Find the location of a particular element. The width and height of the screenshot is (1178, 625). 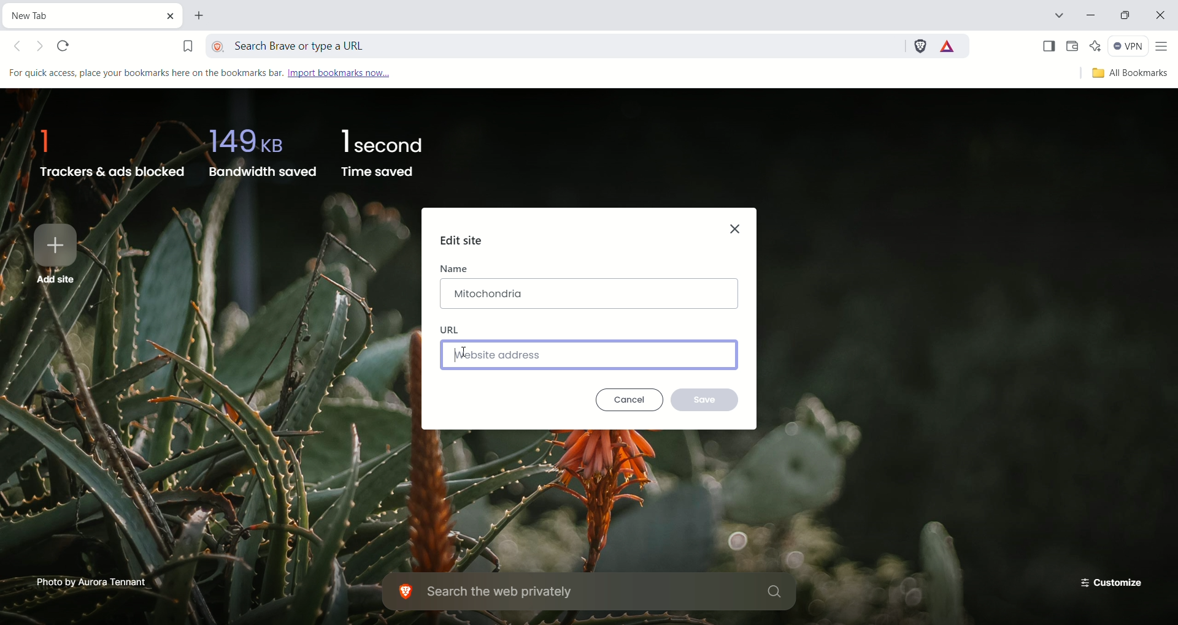

close is located at coordinates (1163, 17).